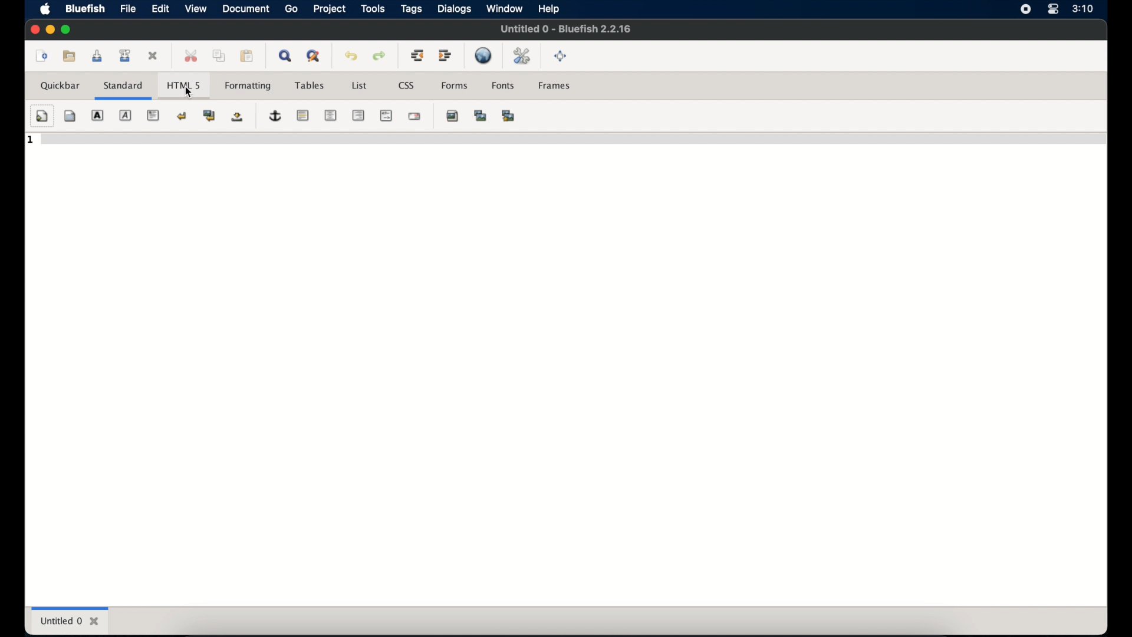 This screenshot has width=1132, height=637. I want to click on undo, so click(351, 56).